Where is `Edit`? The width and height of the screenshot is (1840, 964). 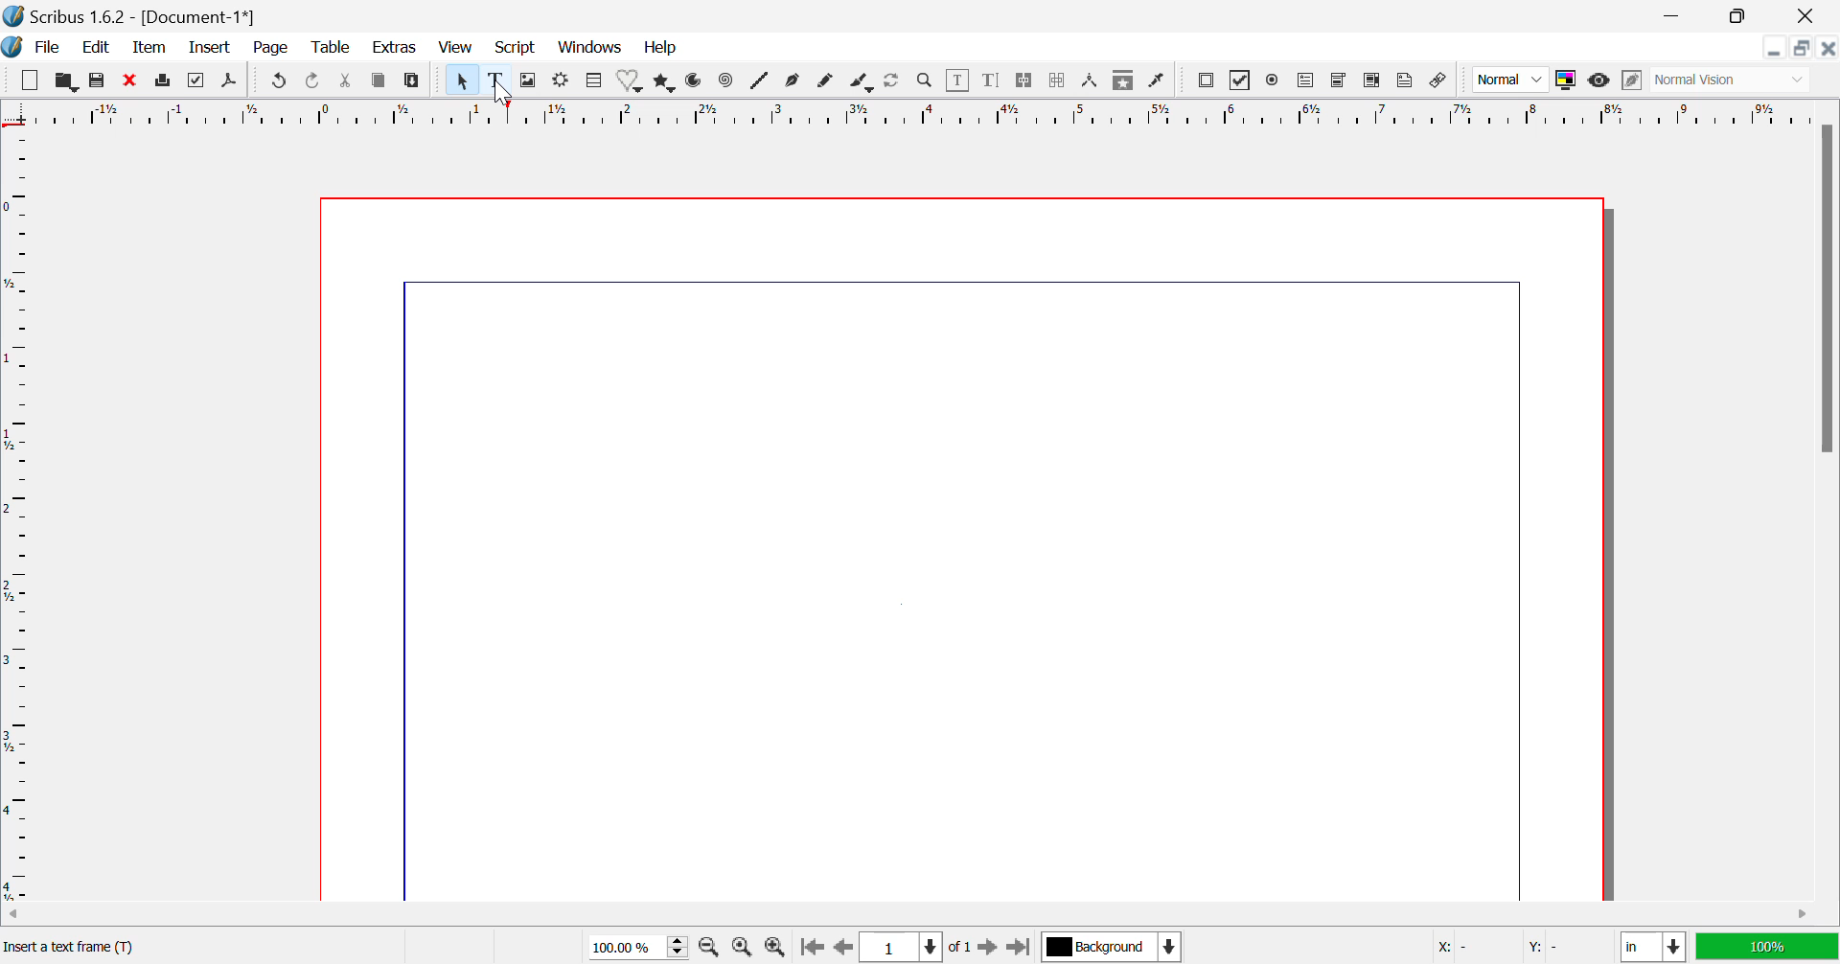
Edit is located at coordinates (99, 50).